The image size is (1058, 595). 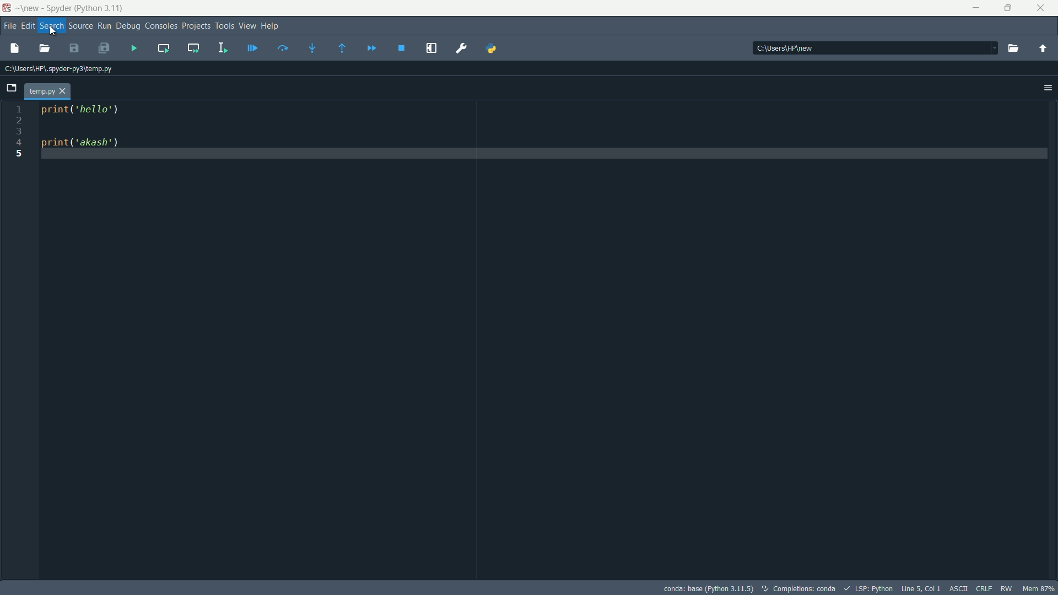 What do you see at coordinates (1042, 49) in the screenshot?
I see `parent directory` at bounding box center [1042, 49].